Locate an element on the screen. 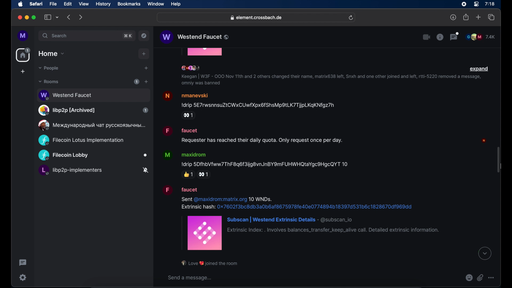 The height and width of the screenshot is (288, 512).  is located at coordinates (49, 68).